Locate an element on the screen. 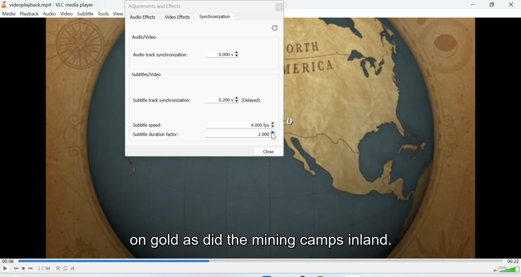 Image resolution: width=521 pixels, height=277 pixels. Playback is located at coordinates (29, 14).